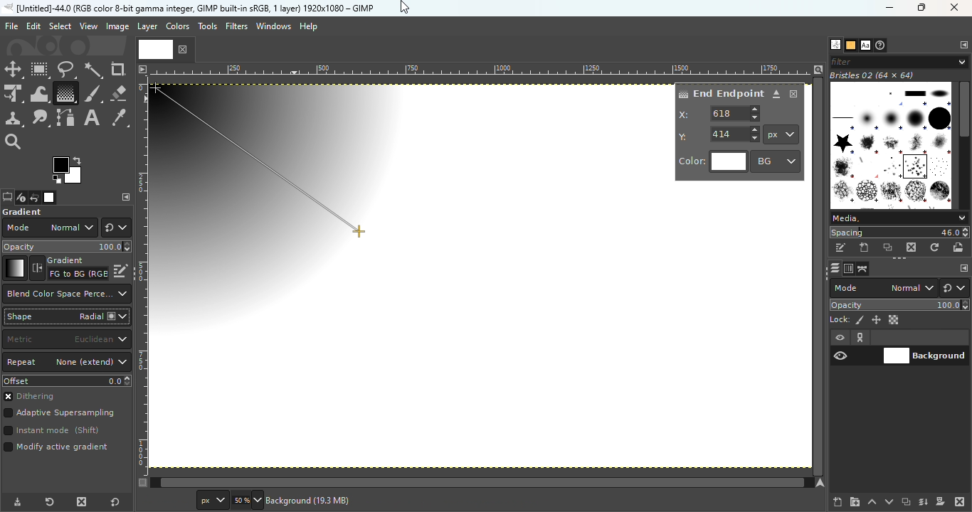 The height and width of the screenshot is (512, 972). I want to click on open the fonts tab, so click(865, 46).